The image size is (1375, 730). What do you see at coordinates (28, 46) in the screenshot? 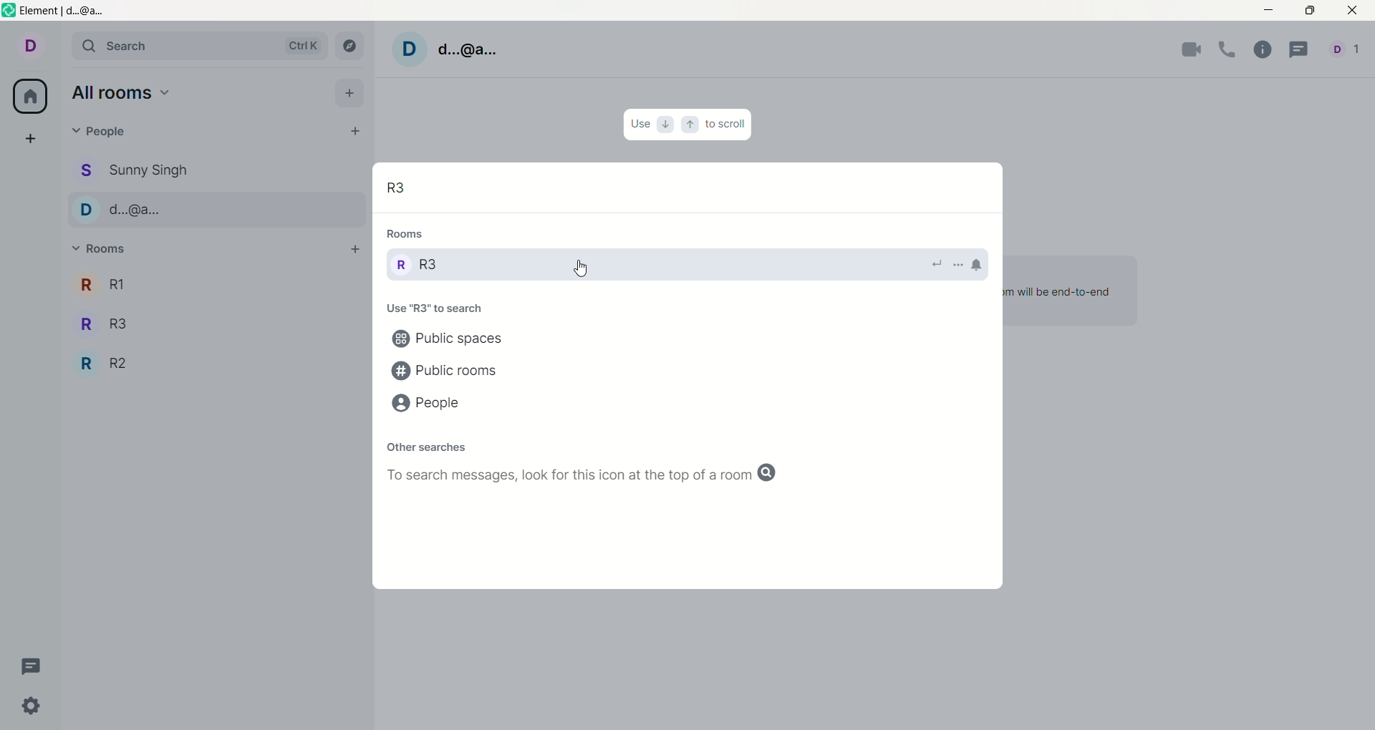
I see `account` at bounding box center [28, 46].